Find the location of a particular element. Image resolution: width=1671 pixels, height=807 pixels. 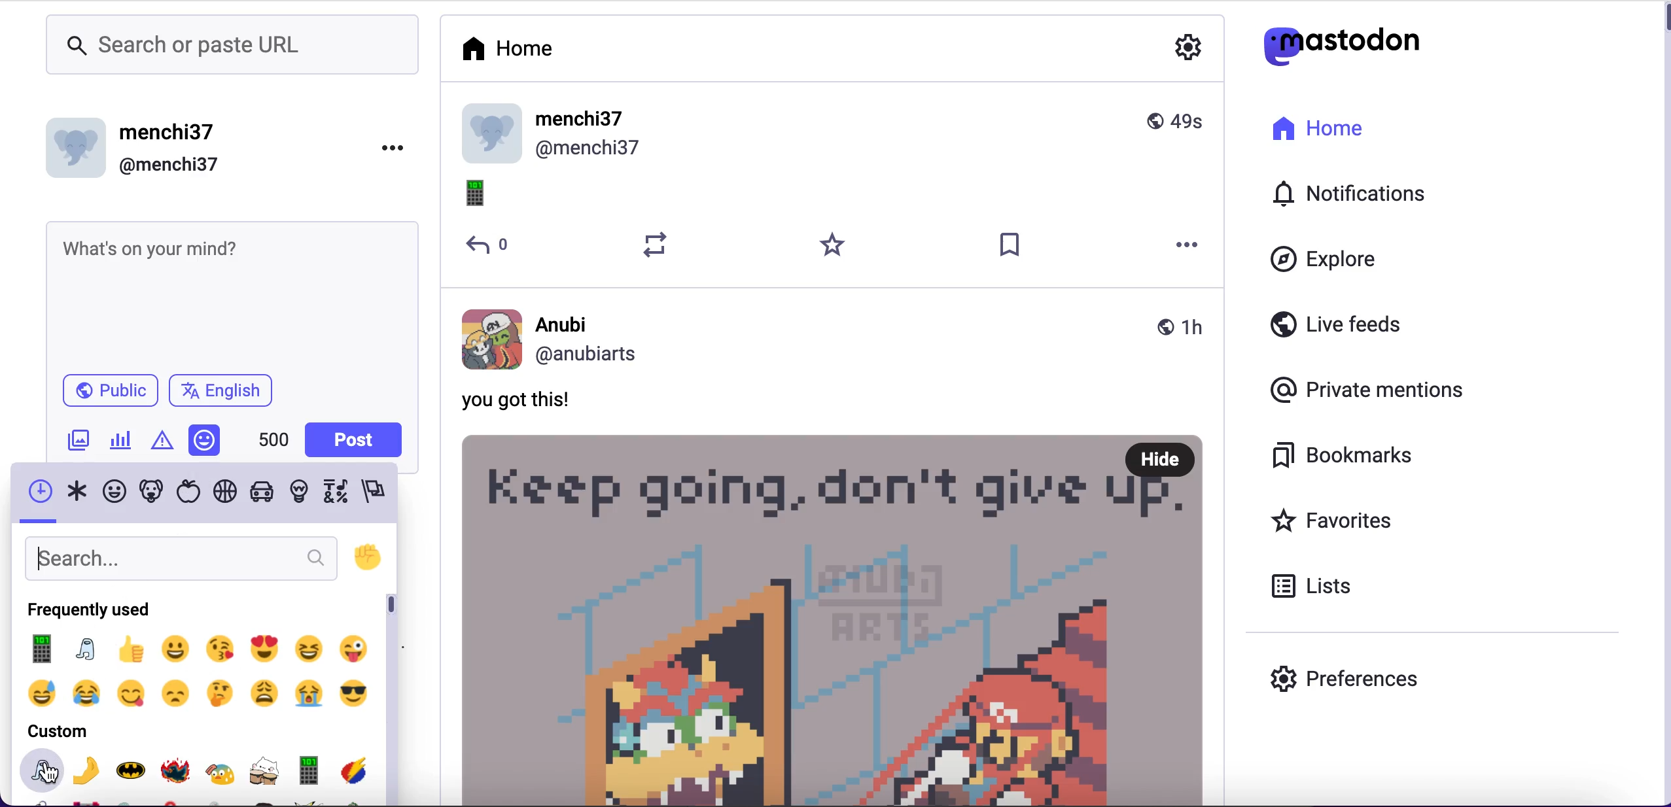

preferences is located at coordinates (1350, 679).